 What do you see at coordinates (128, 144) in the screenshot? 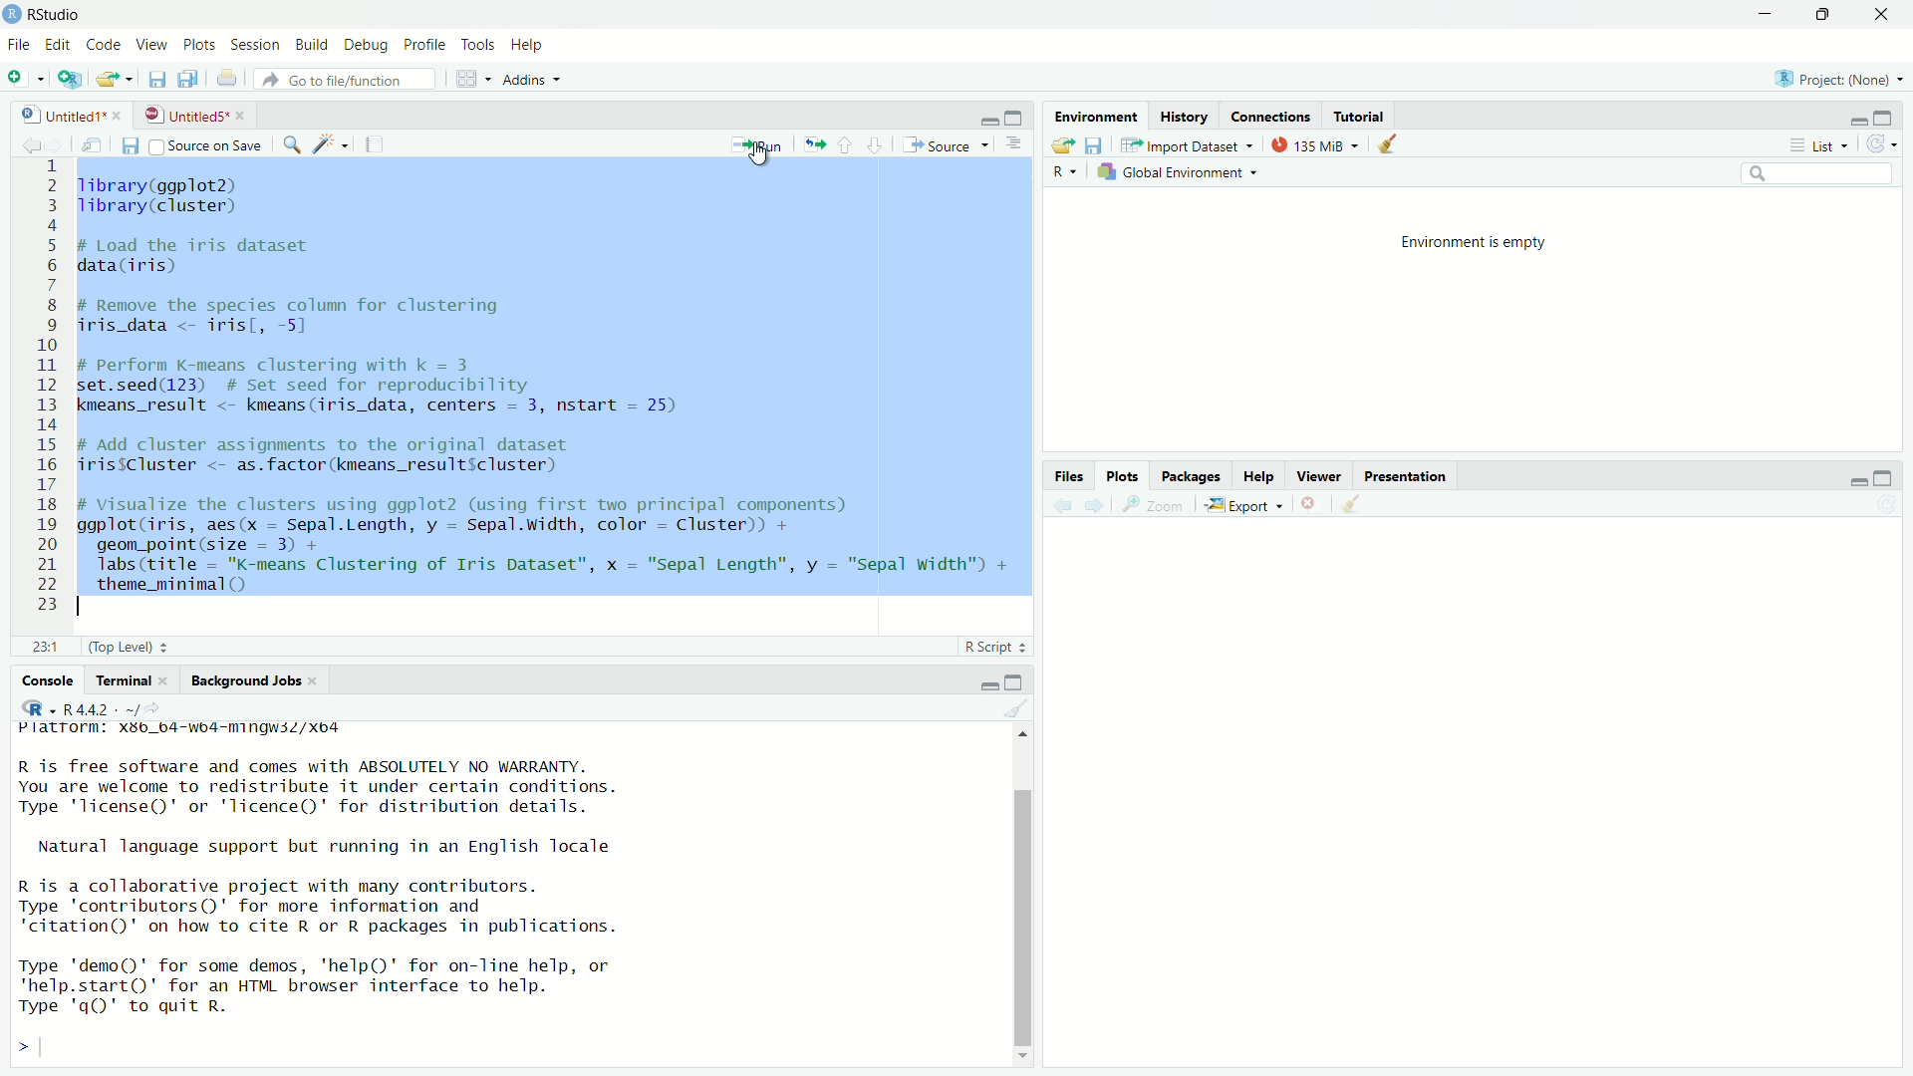
I see `save current document` at bounding box center [128, 144].